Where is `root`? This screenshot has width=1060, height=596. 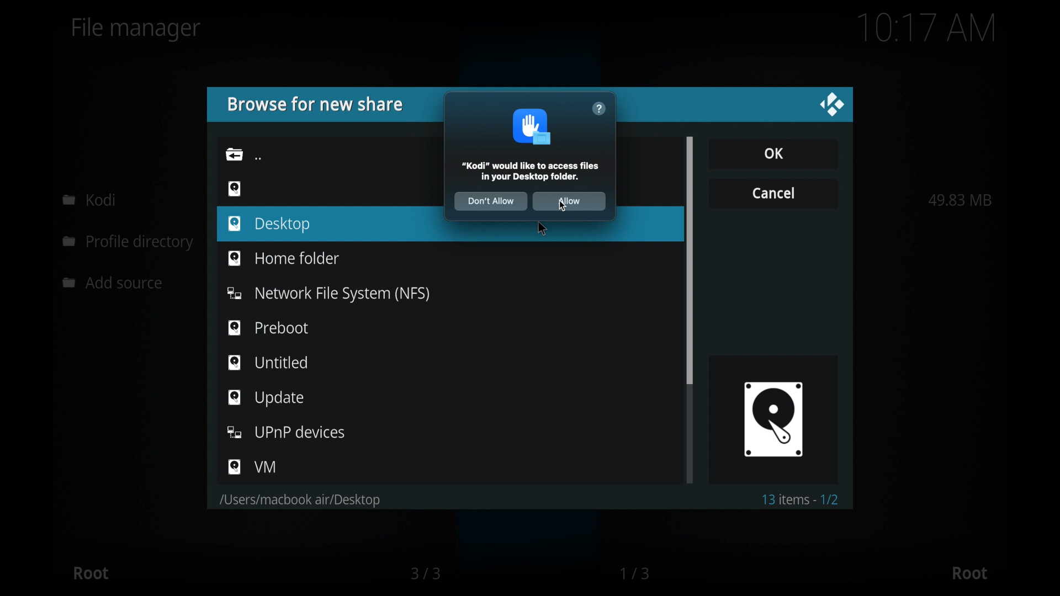 root is located at coordinates (969, 573).